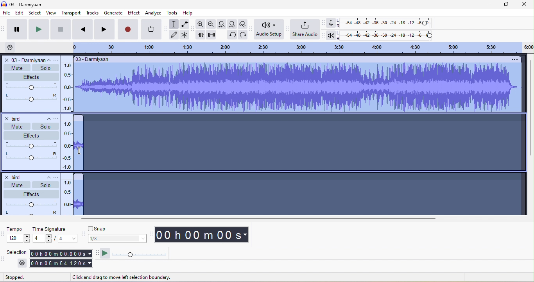 This screenshot has width=534, height=282. I want to click on bird, so click(17, 176).